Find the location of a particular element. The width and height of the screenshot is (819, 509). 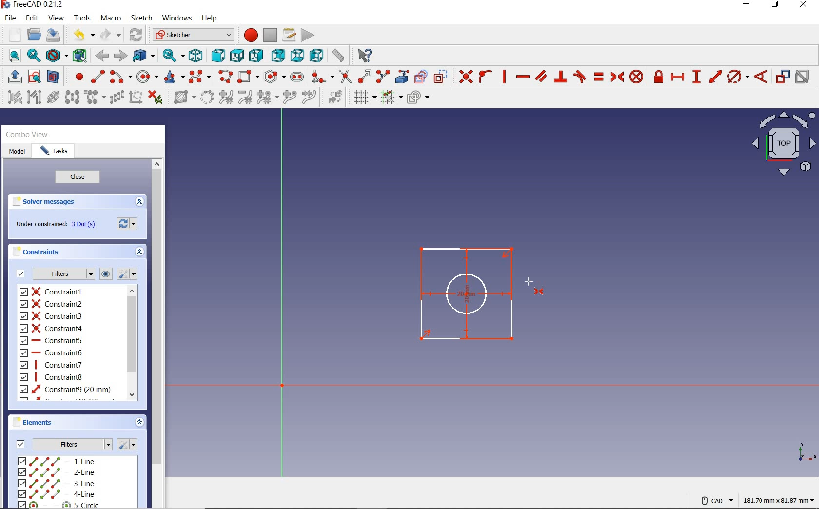

open is located at coordinates (34, 34).